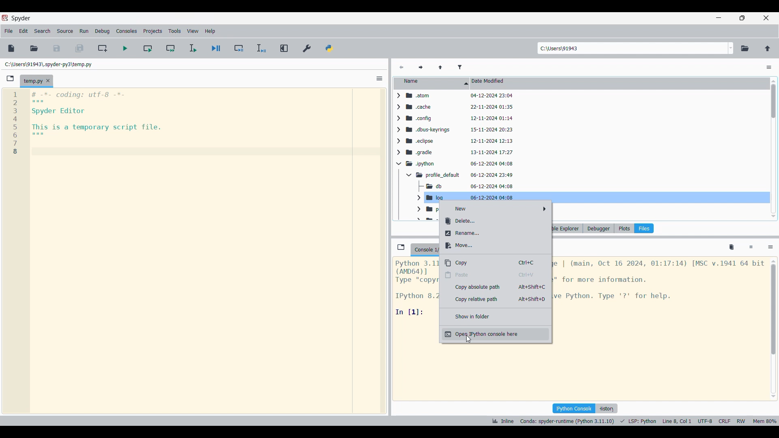 The image size is (779, 438). Describe the element at coordinates (84, 31) in the screenshot. I see `Run menu` at that location.